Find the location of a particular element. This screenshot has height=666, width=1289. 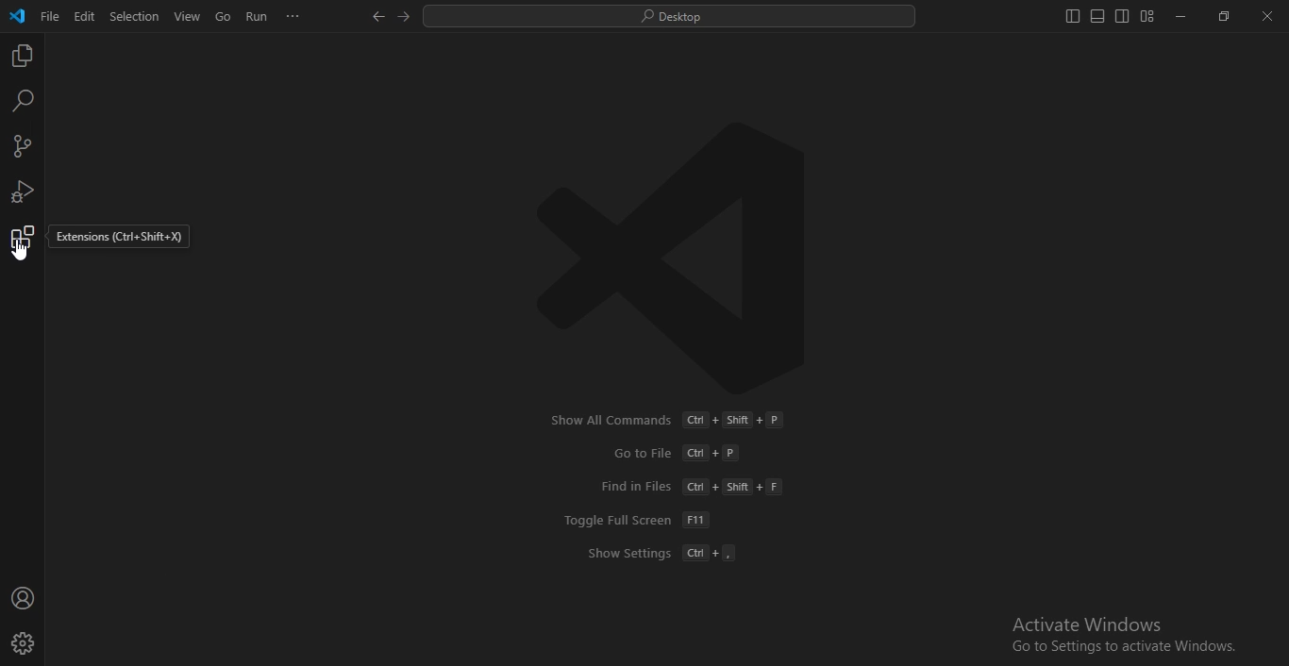

restore window is located at coordinates (1221, 18).